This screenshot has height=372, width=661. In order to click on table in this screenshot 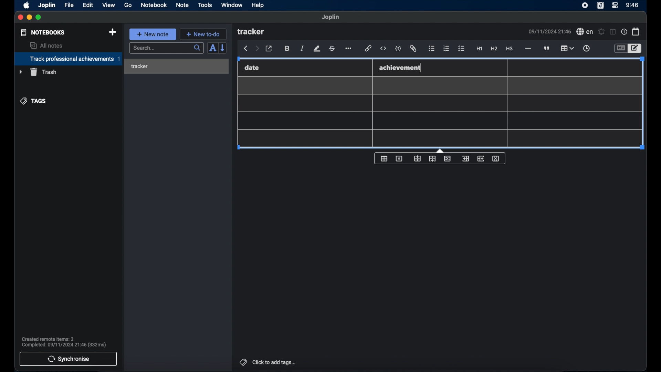, I will do `click(567, 48)`.